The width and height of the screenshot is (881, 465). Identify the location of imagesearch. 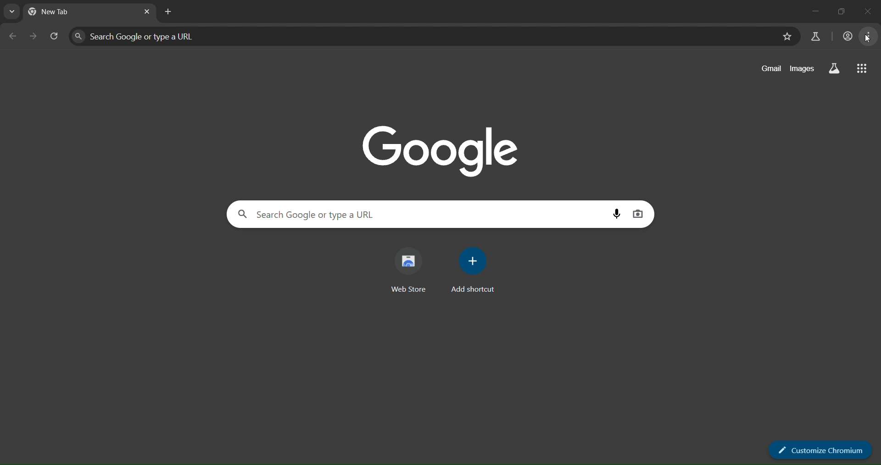
(641, 215).